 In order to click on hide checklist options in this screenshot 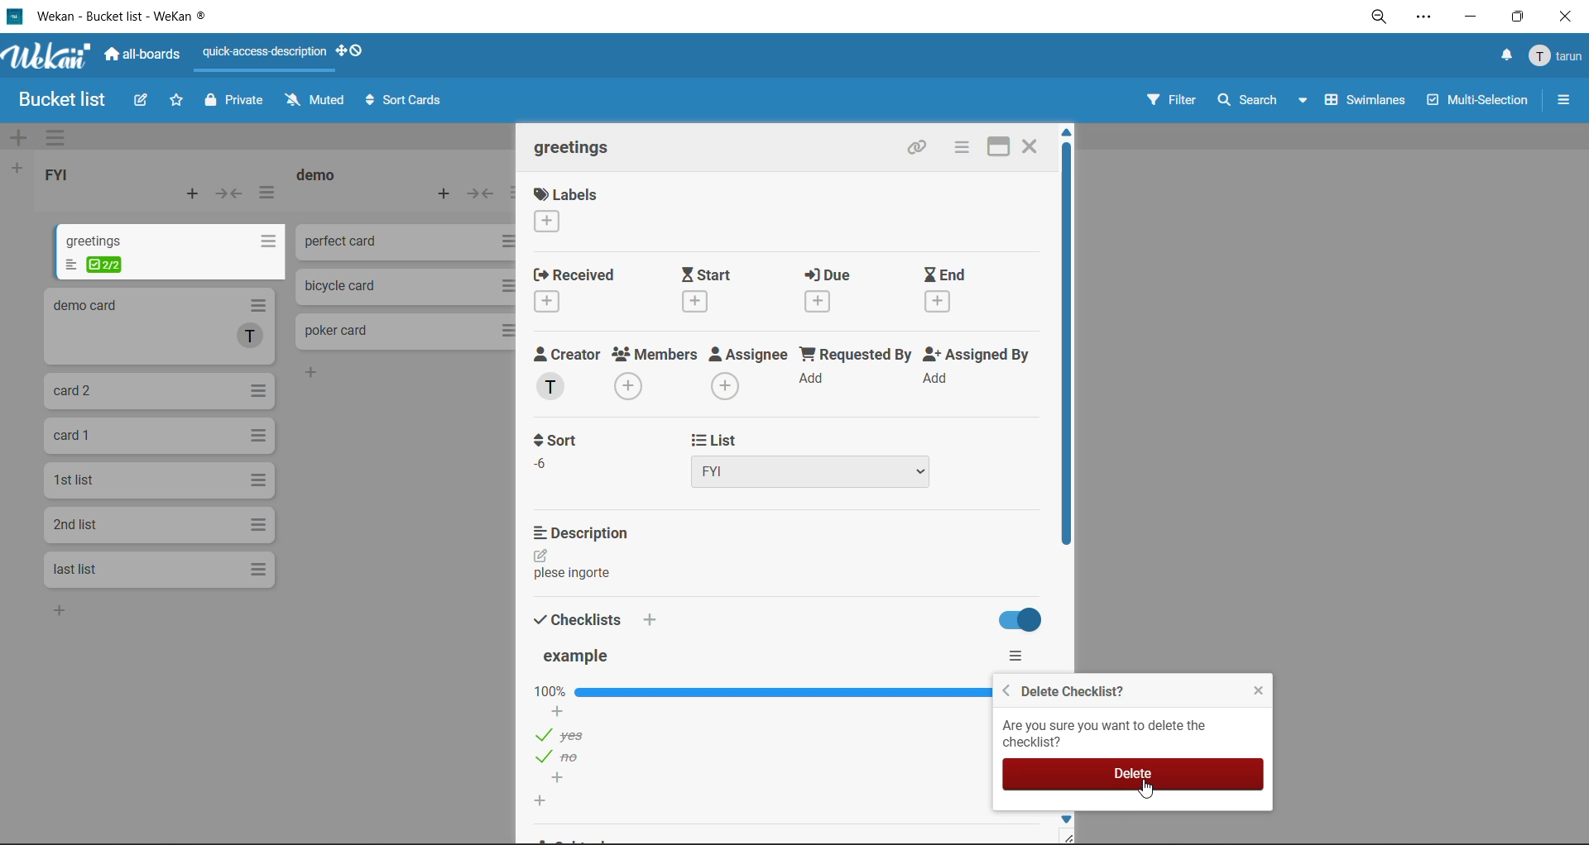, I will do `click(1015, 621)`.